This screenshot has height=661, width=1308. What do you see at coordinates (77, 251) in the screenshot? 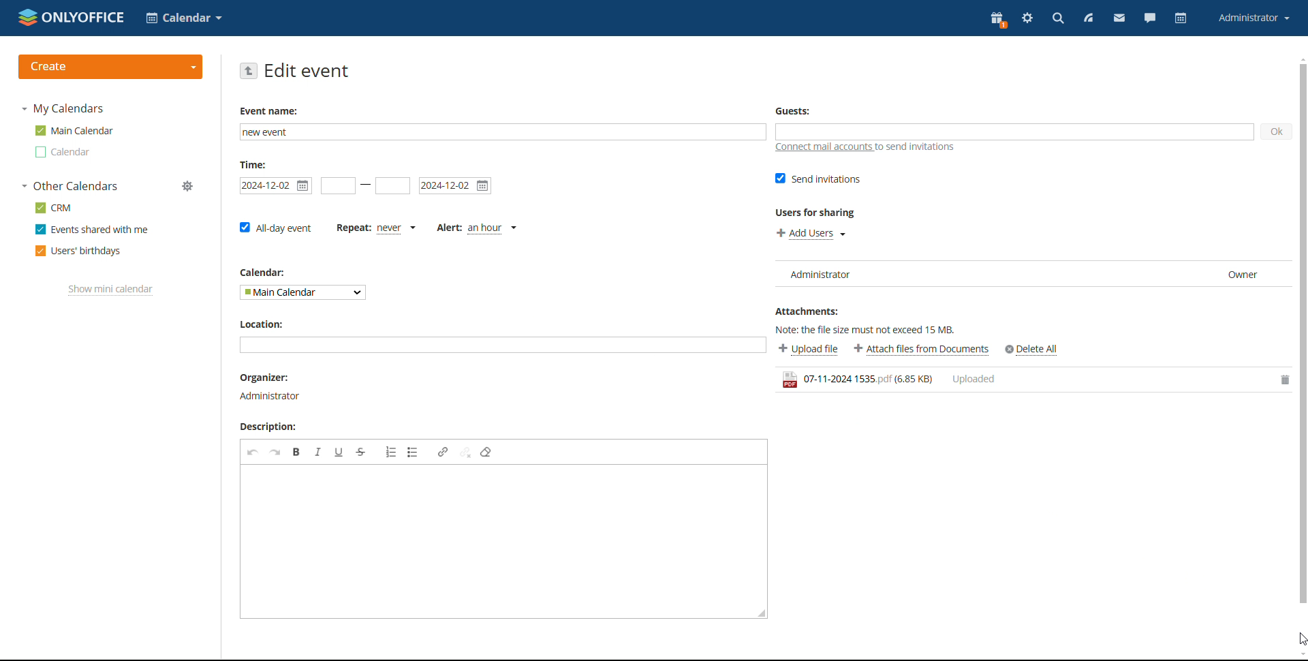
I see `users' birthdays` at bounding box center [77, 251].